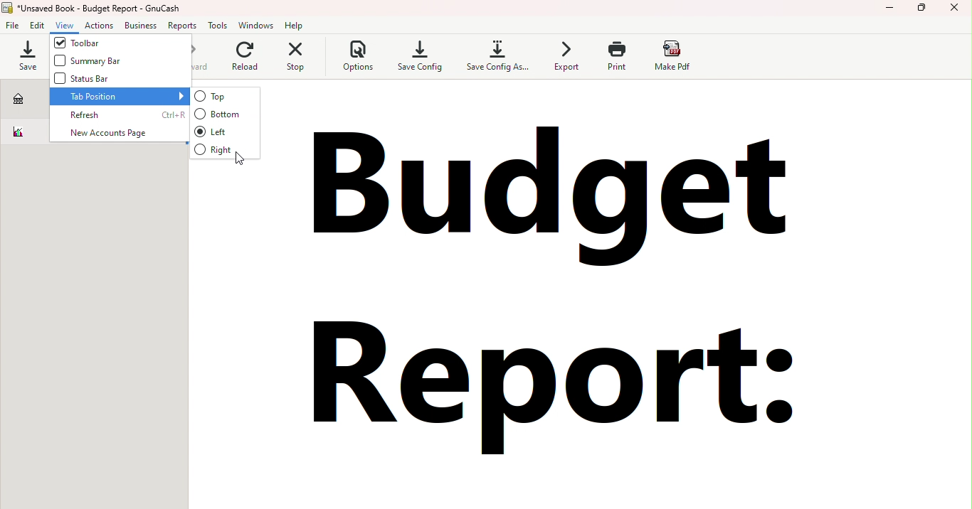  I want to click on Save, so click(25, 55).